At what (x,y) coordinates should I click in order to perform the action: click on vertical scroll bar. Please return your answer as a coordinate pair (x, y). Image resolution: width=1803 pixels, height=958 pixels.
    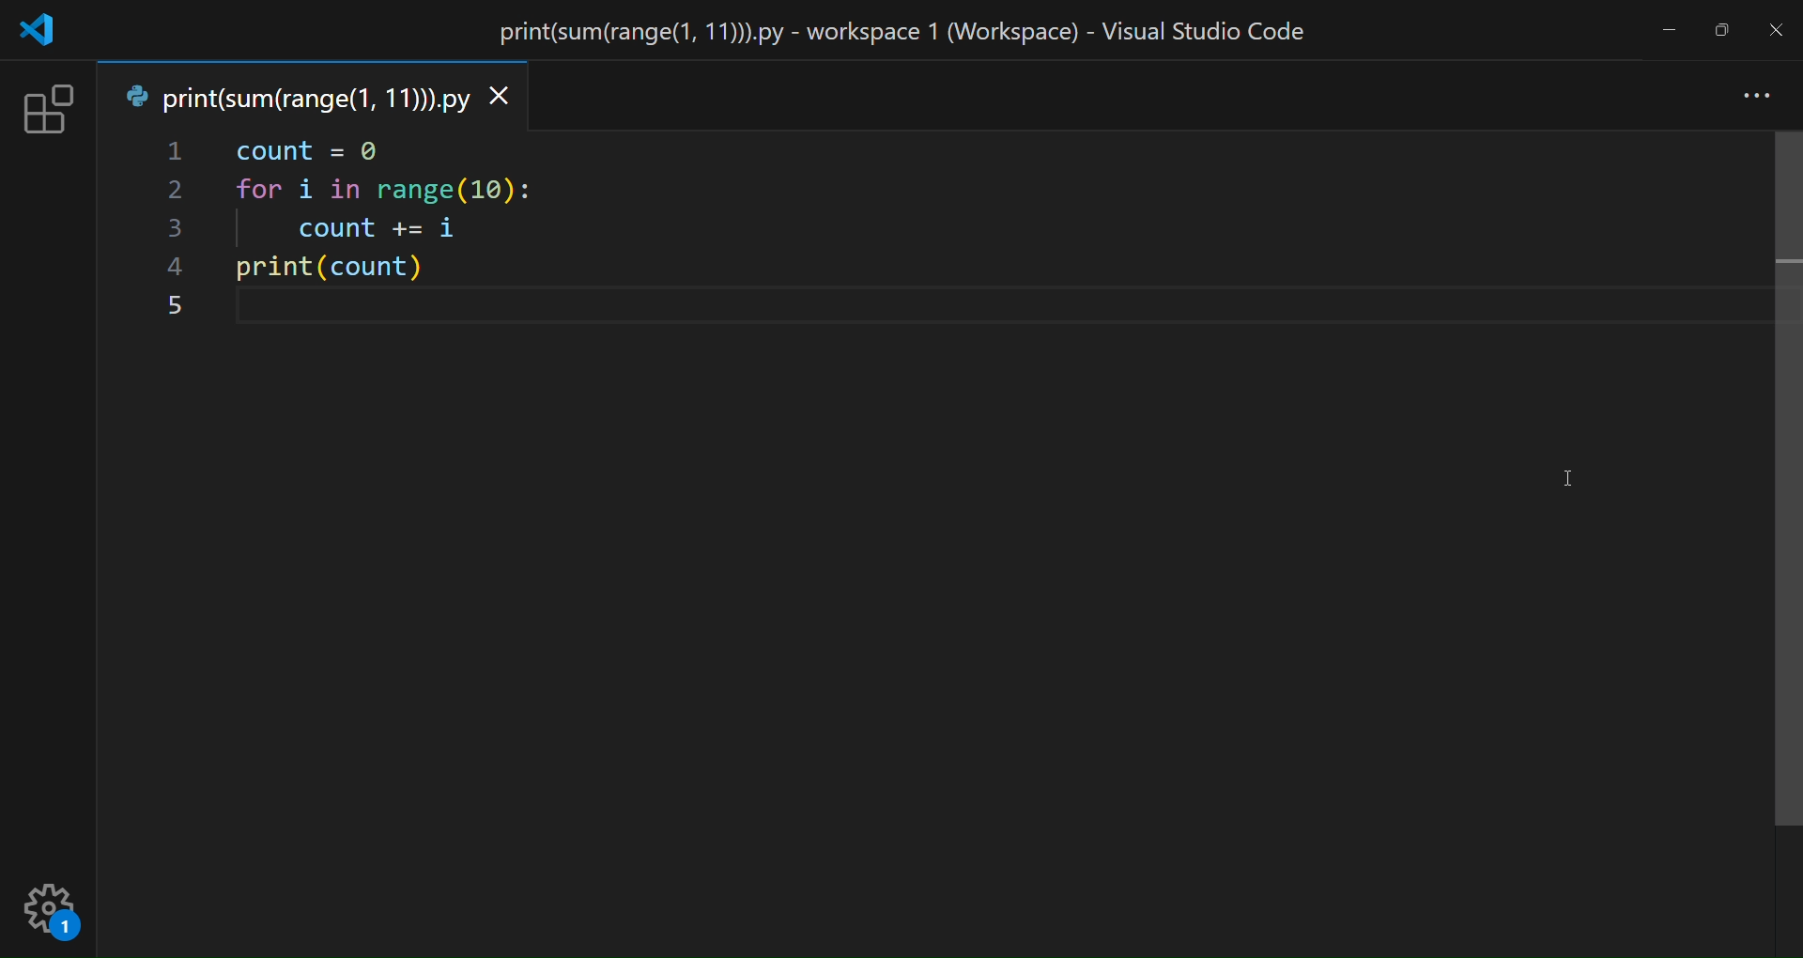
    Looking at the image, I should click on (1785, 503).